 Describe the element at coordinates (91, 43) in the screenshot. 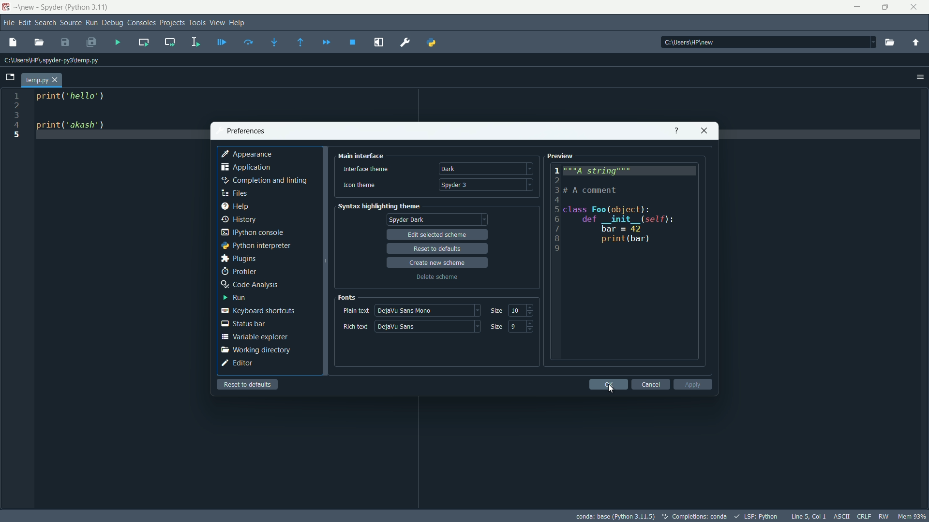

I see `save all files` at that location.